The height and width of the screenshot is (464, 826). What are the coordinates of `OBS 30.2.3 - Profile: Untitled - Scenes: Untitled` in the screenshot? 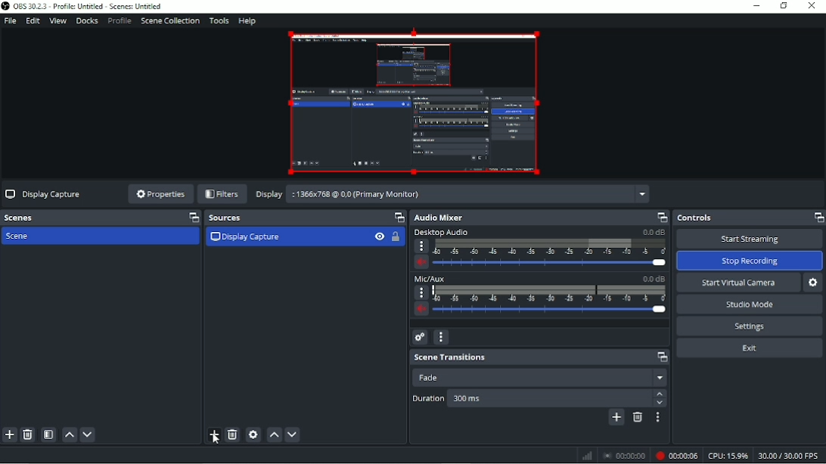 It's located at (88, 6).